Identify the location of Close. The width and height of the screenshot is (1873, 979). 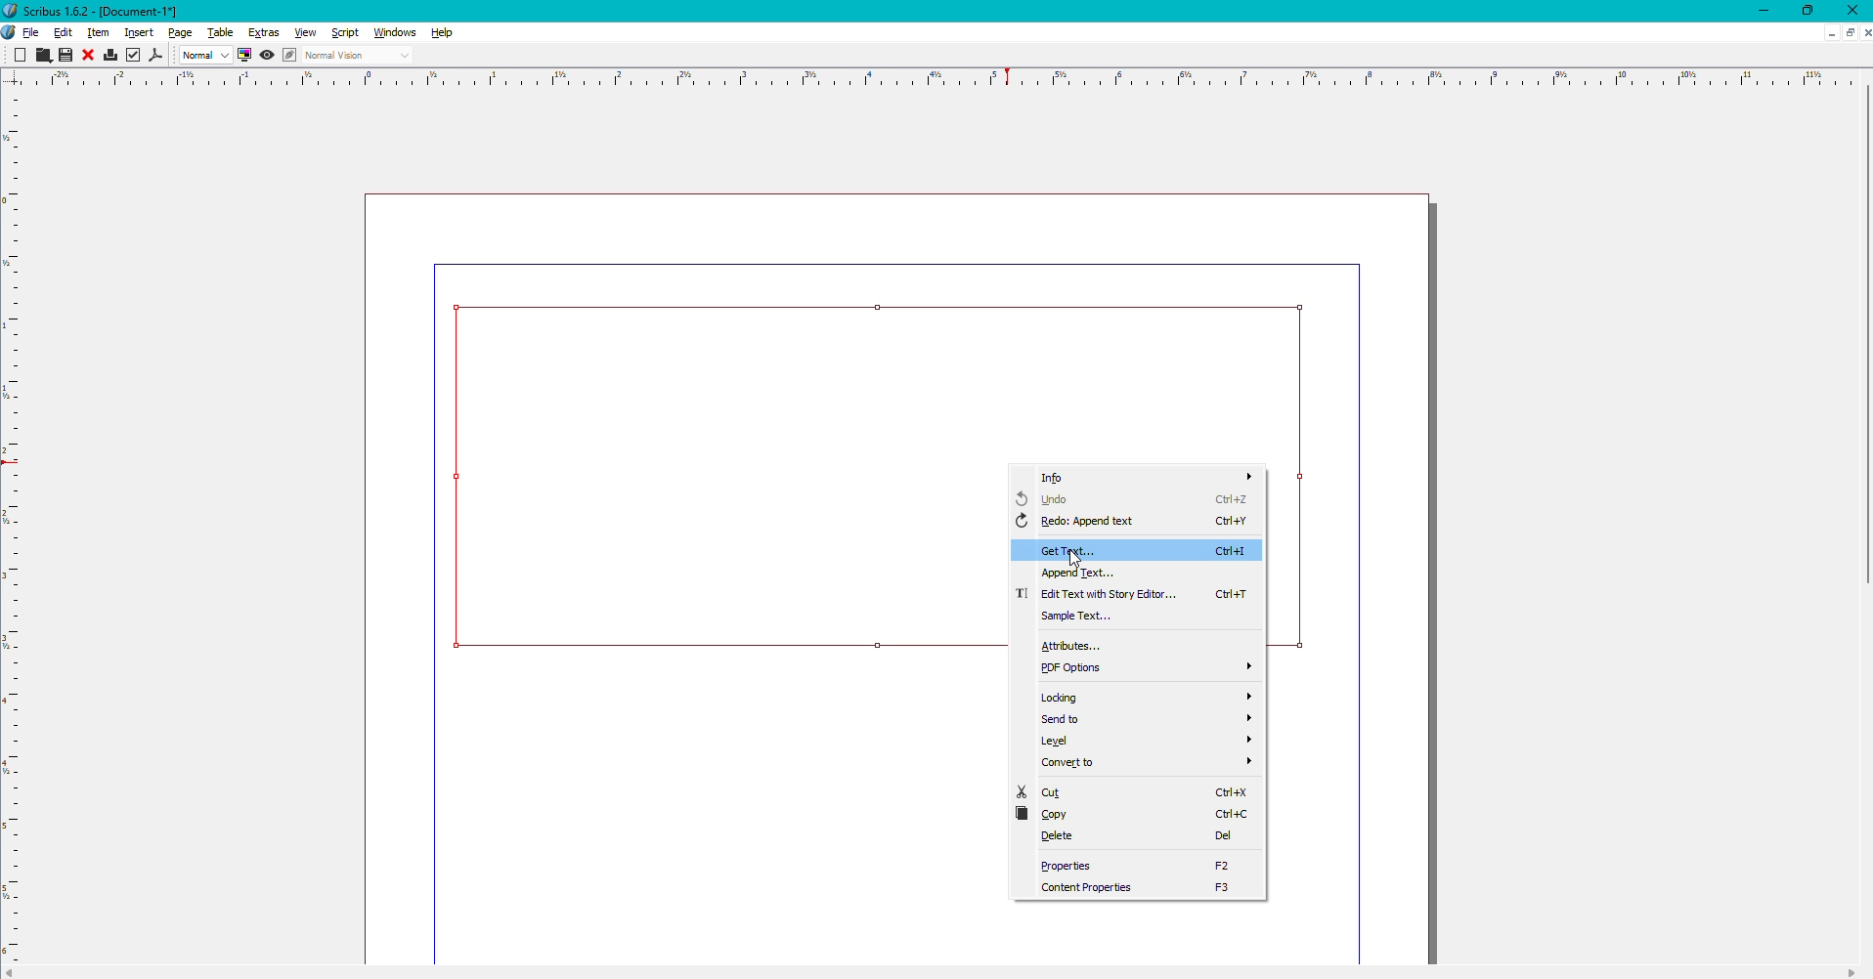
(1854, 12).